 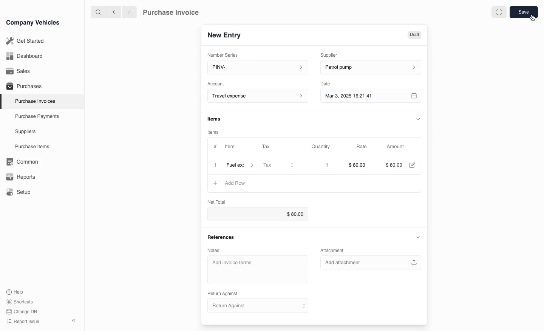 What do you see at coordinates (225, 293) in the screenshot?
I see `Return Against` at bounding box center [225, 293].